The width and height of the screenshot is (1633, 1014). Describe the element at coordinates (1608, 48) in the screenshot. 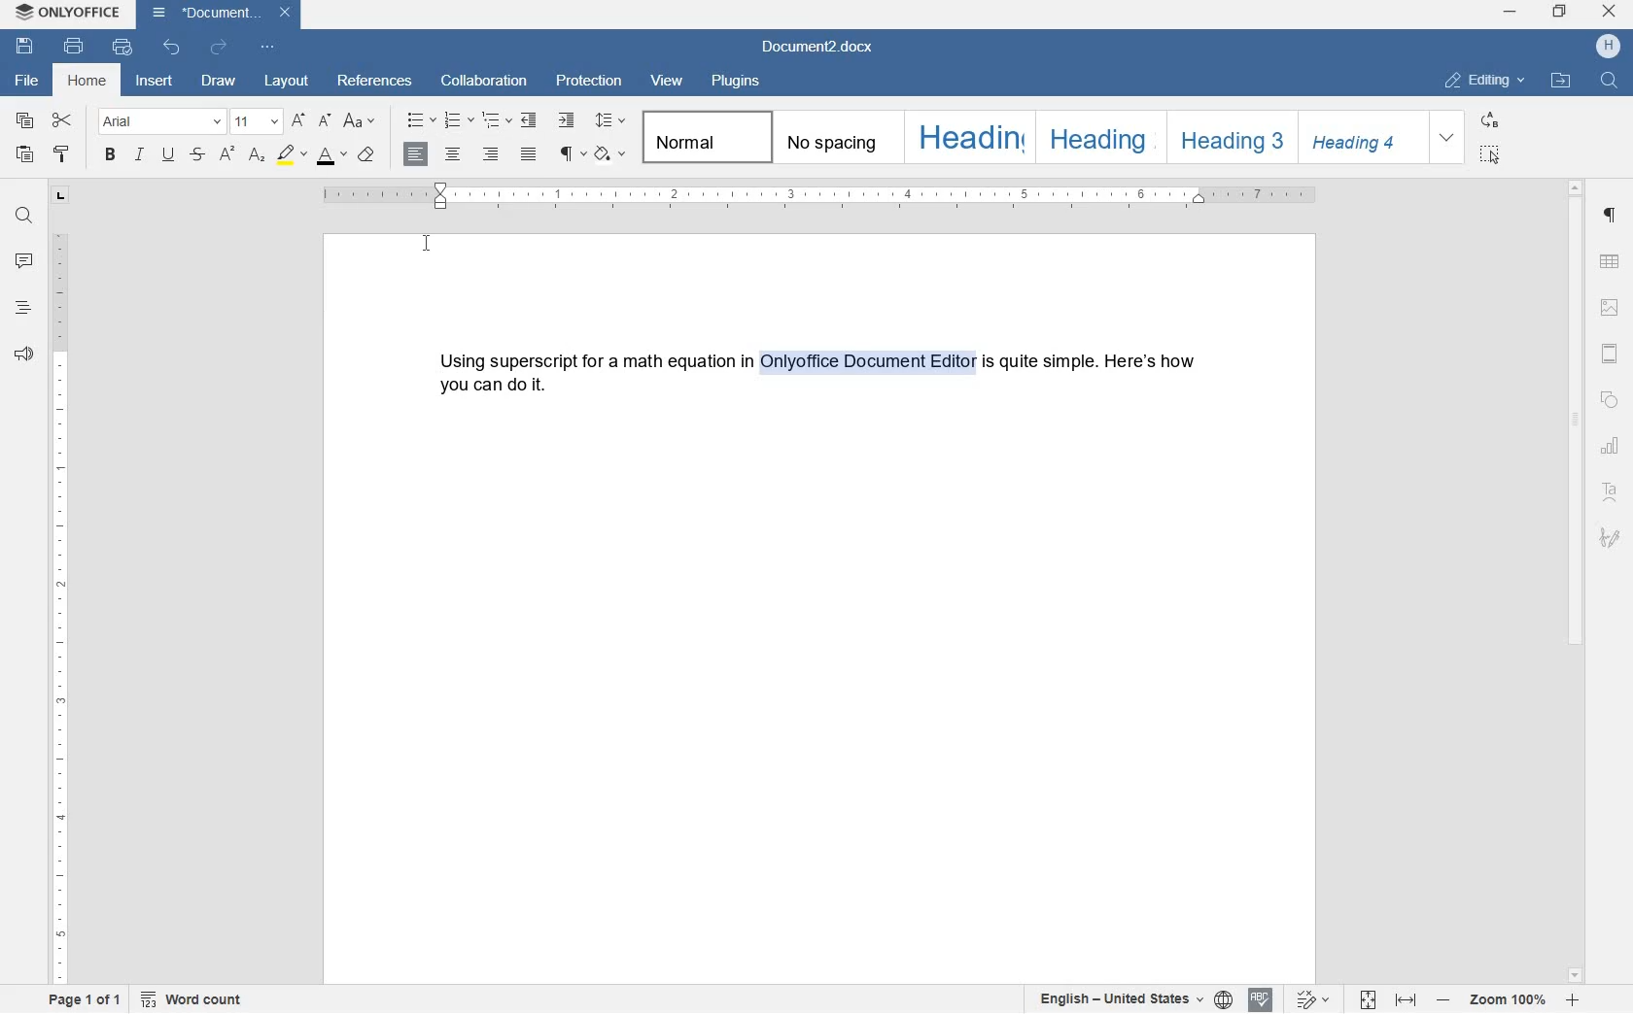

I see `HP` at that location.